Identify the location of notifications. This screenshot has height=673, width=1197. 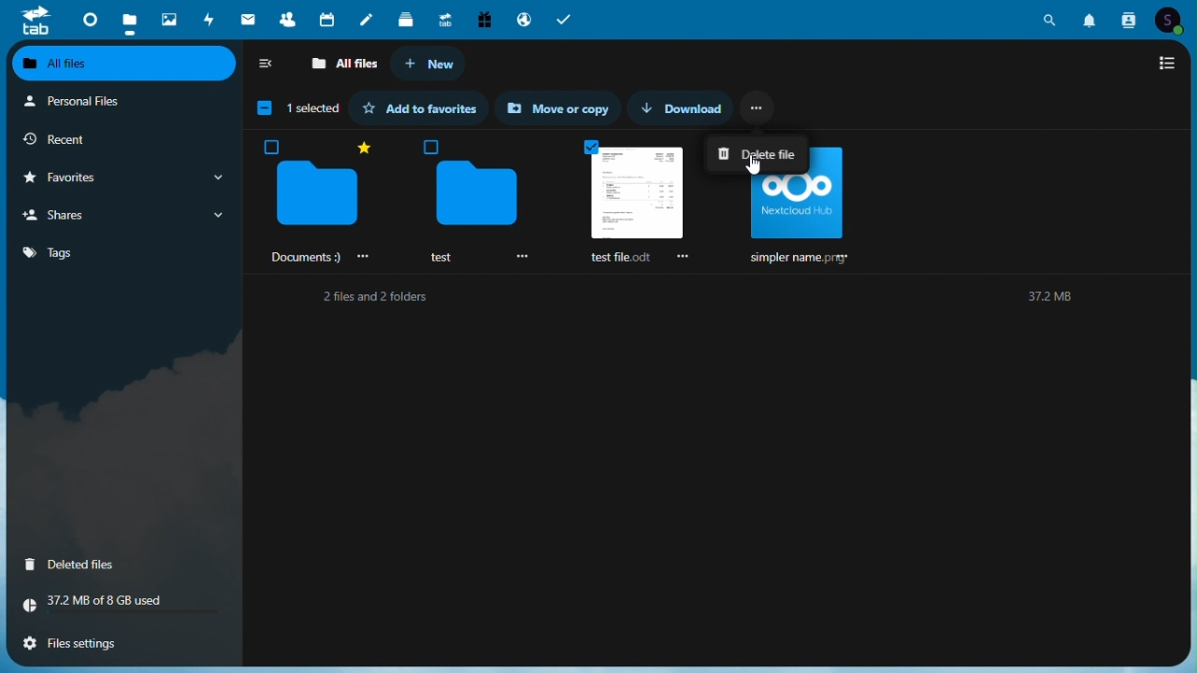
(1093, 18).